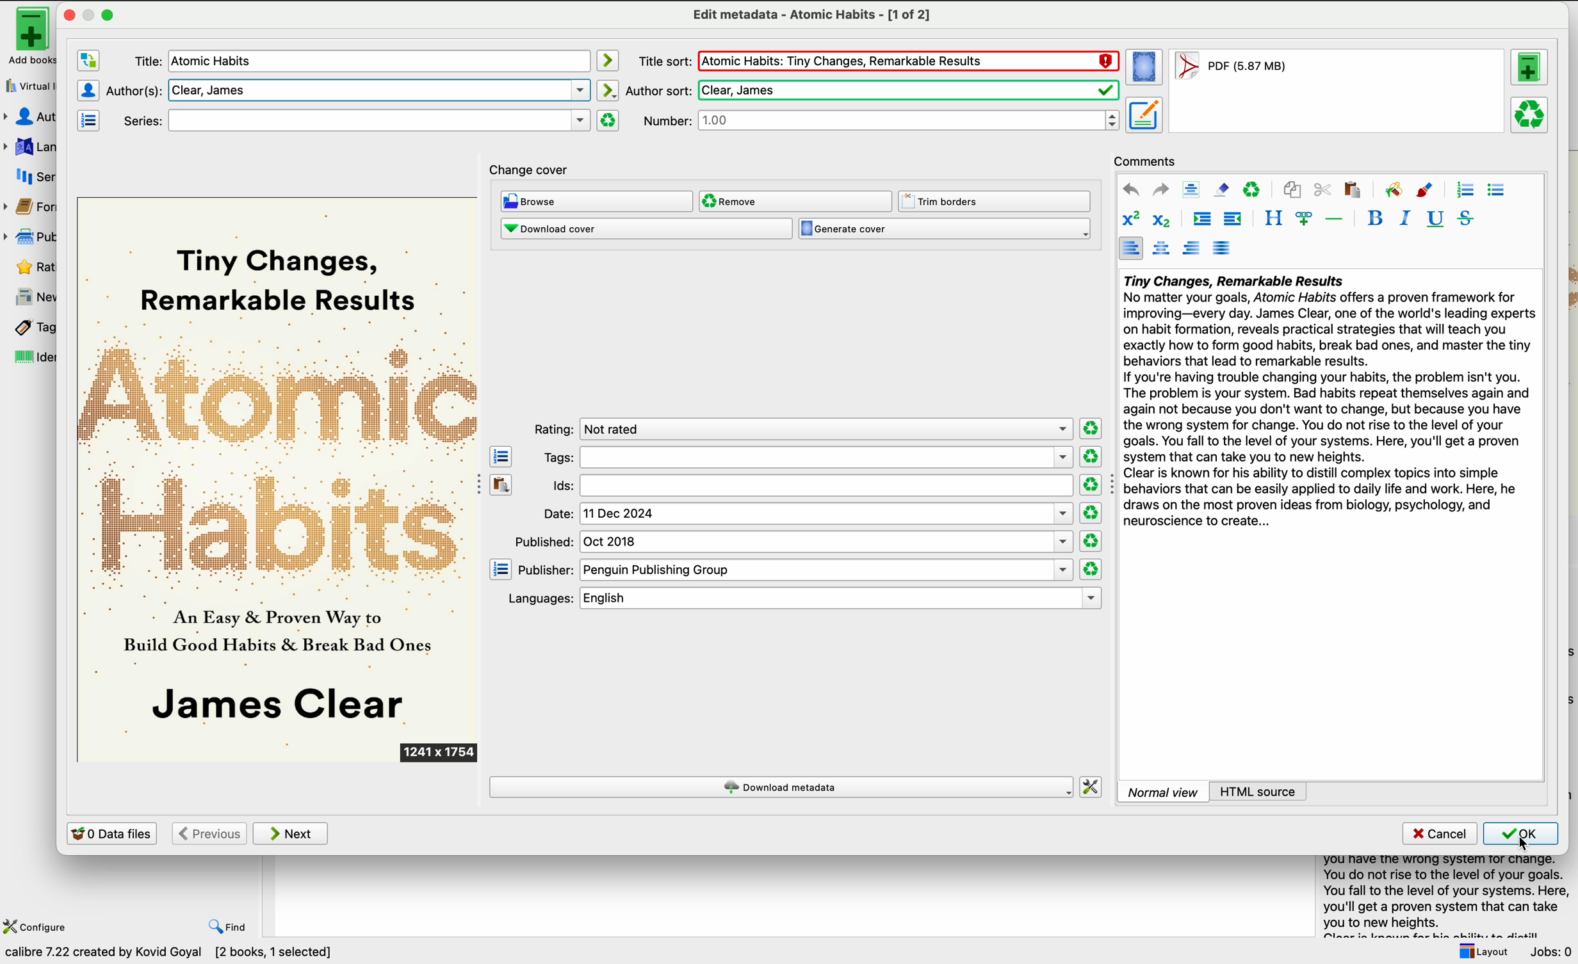  What do you see at coordinates (795, 570) in the screenshot?
I see `publisher` at bounding box center [795, 570].